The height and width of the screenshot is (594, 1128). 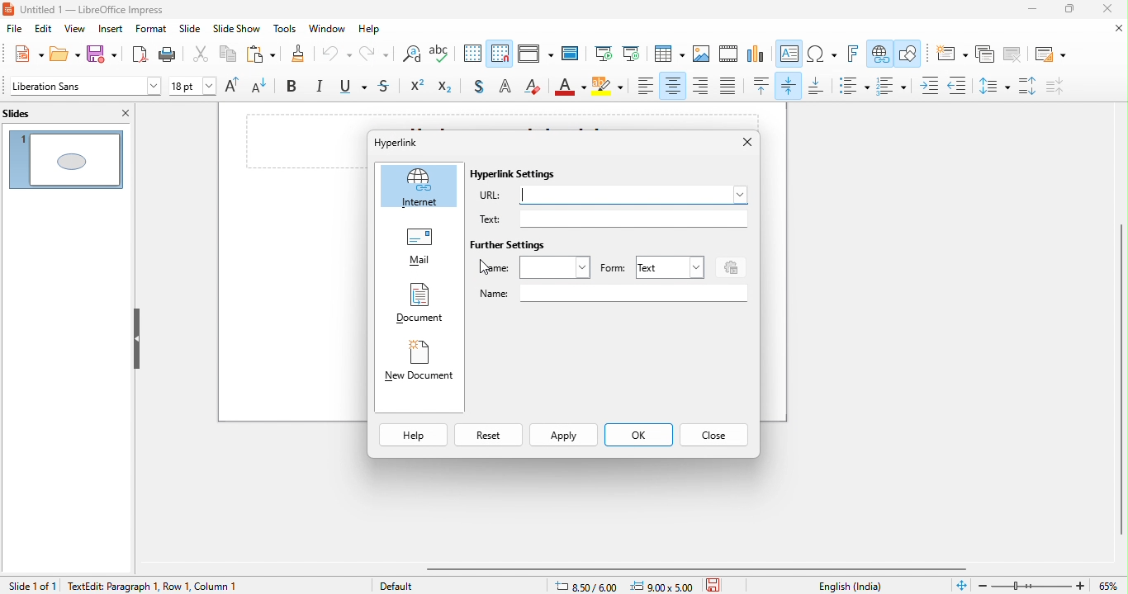 What do you see at coordinates (613, 269) in the screenshot?
I see `form` at bounding box center [613, 269].